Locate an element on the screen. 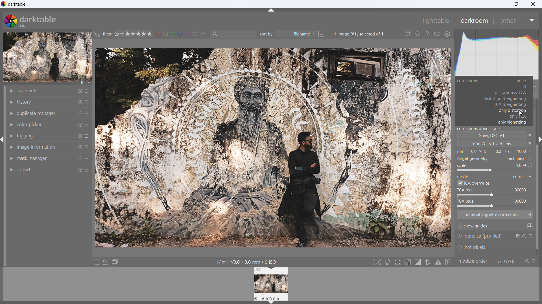 The width and height of the screenshot is (542, 304). target geometry is located at coordinates (517, 158).